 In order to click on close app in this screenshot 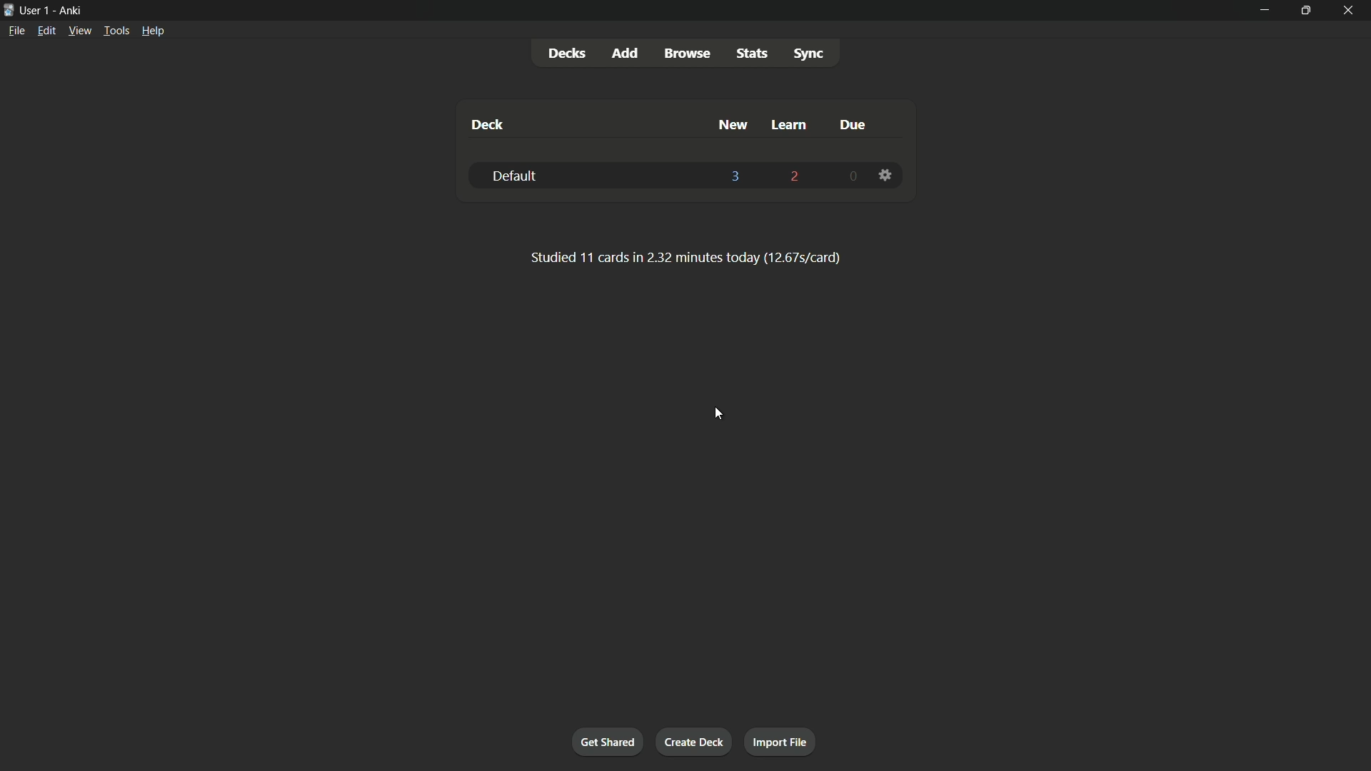, I will do `click(1350, 9)`.